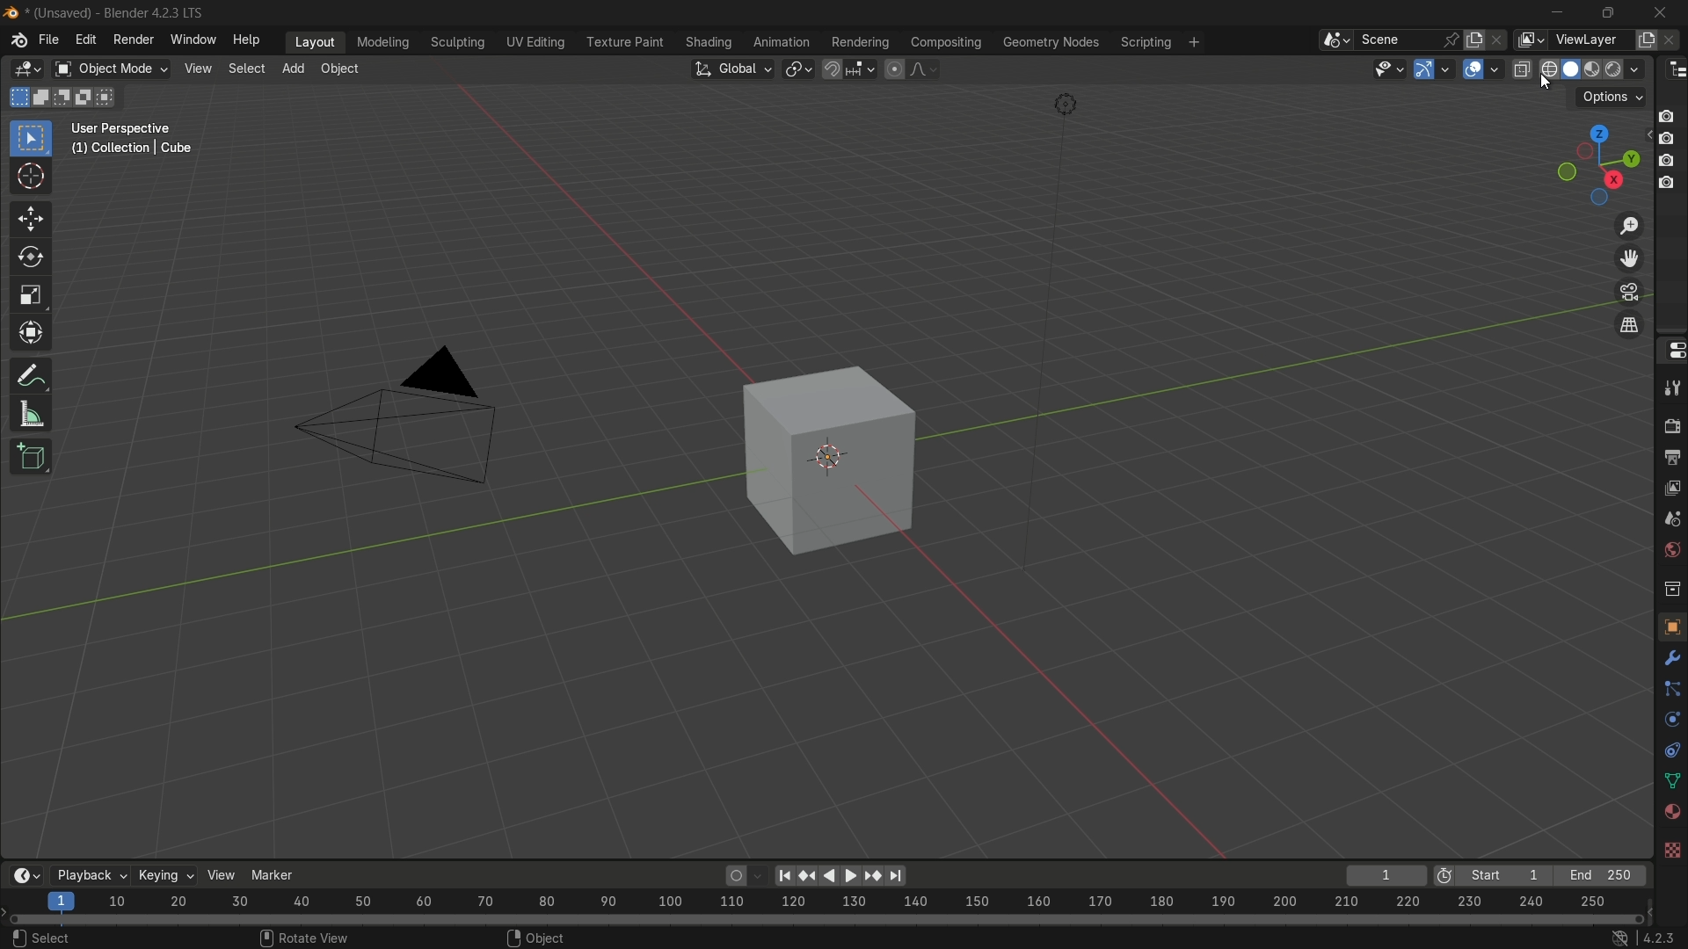  I want to click on modeling menu, so click(382, 40).